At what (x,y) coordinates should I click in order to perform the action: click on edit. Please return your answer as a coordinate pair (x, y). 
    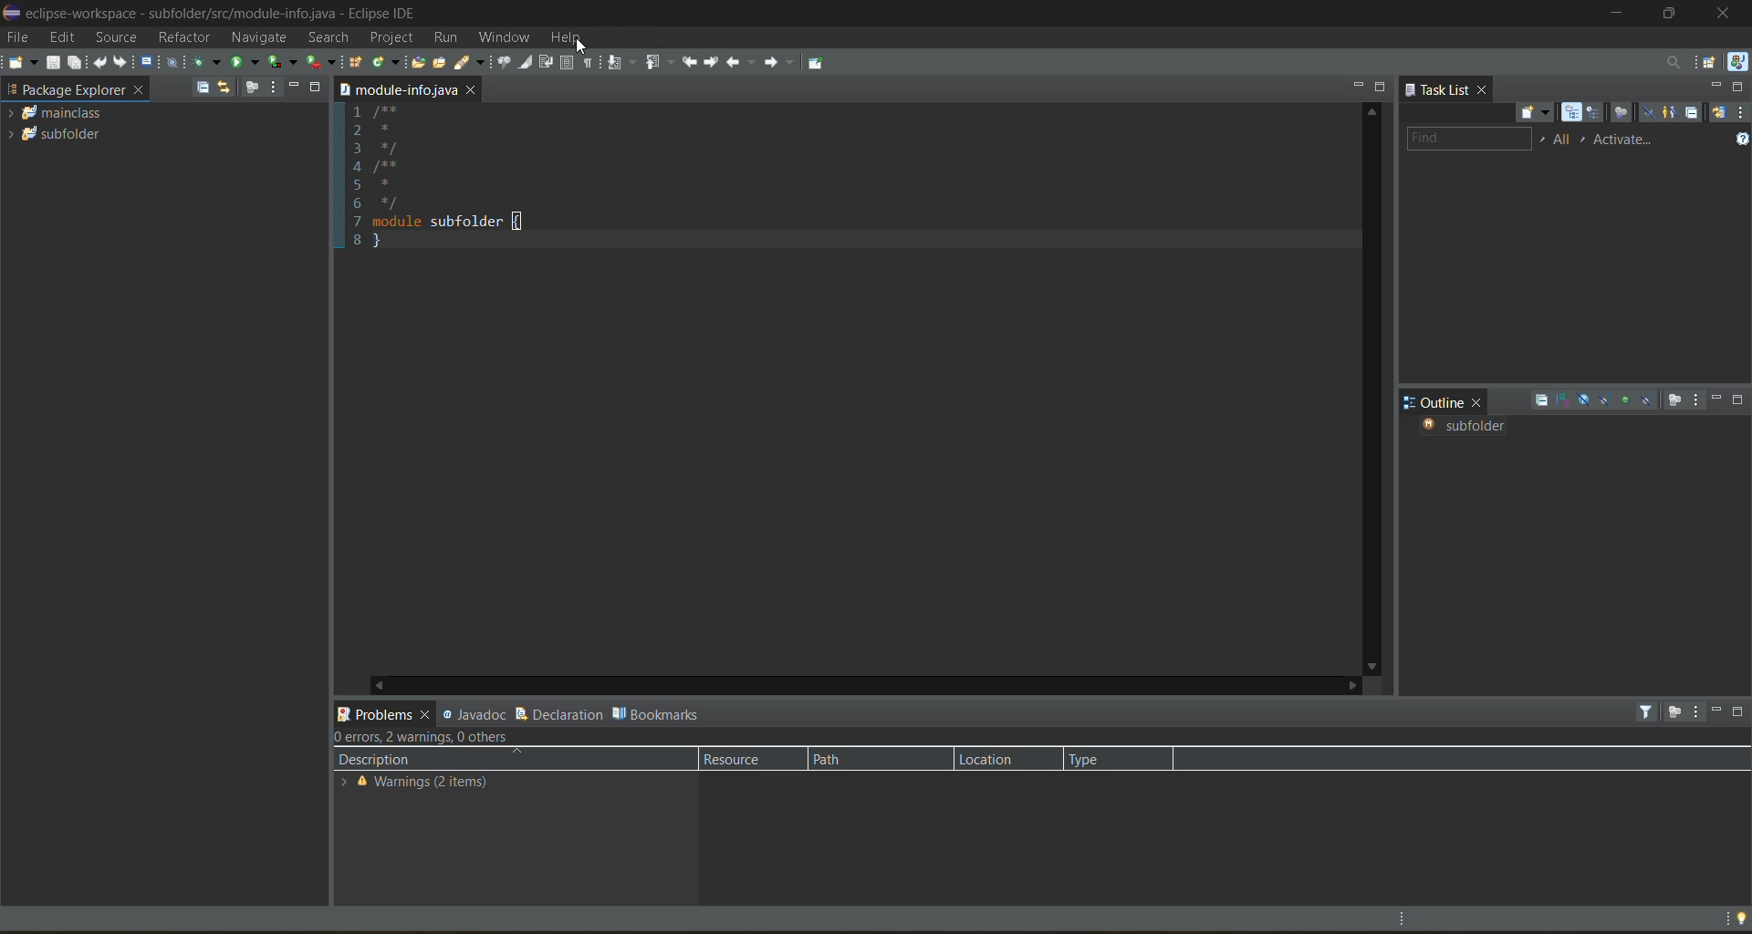
    Looking at the image, I should click on (66, 38).